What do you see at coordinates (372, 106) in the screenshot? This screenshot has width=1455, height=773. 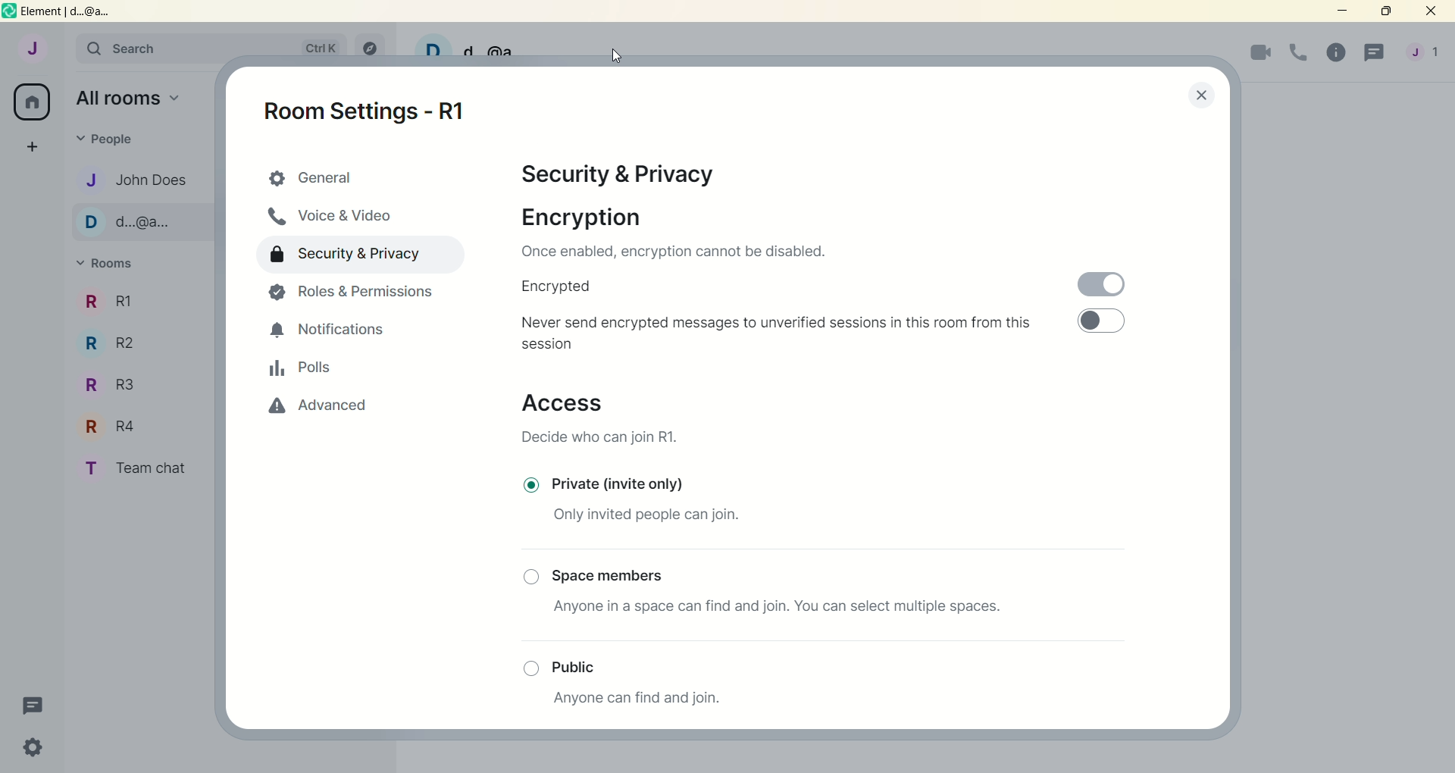 I see `Room Settings - R1` at bounding box center [372, 106].